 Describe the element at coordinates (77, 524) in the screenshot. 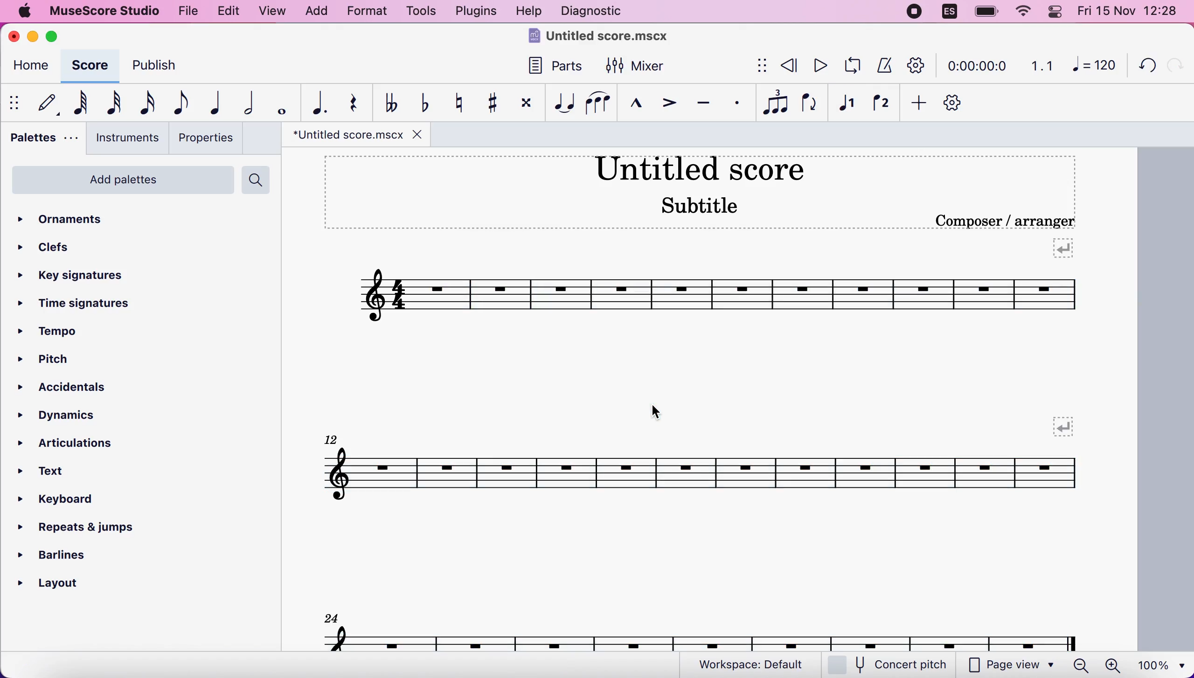

I see `repeats and jumps` at that location.